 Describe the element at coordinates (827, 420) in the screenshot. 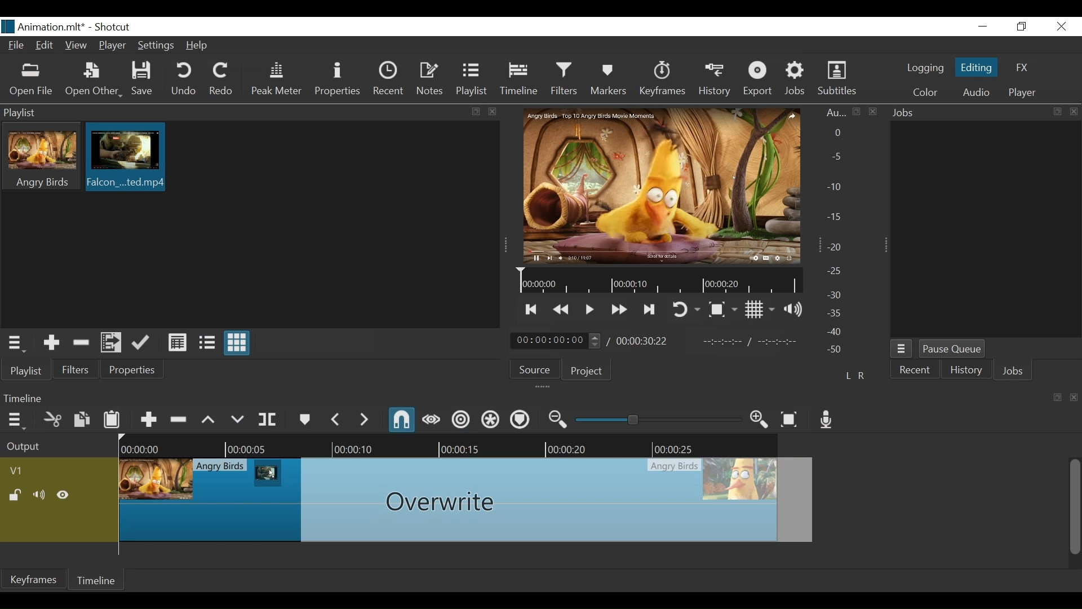

I see `Record Audio` at that location.